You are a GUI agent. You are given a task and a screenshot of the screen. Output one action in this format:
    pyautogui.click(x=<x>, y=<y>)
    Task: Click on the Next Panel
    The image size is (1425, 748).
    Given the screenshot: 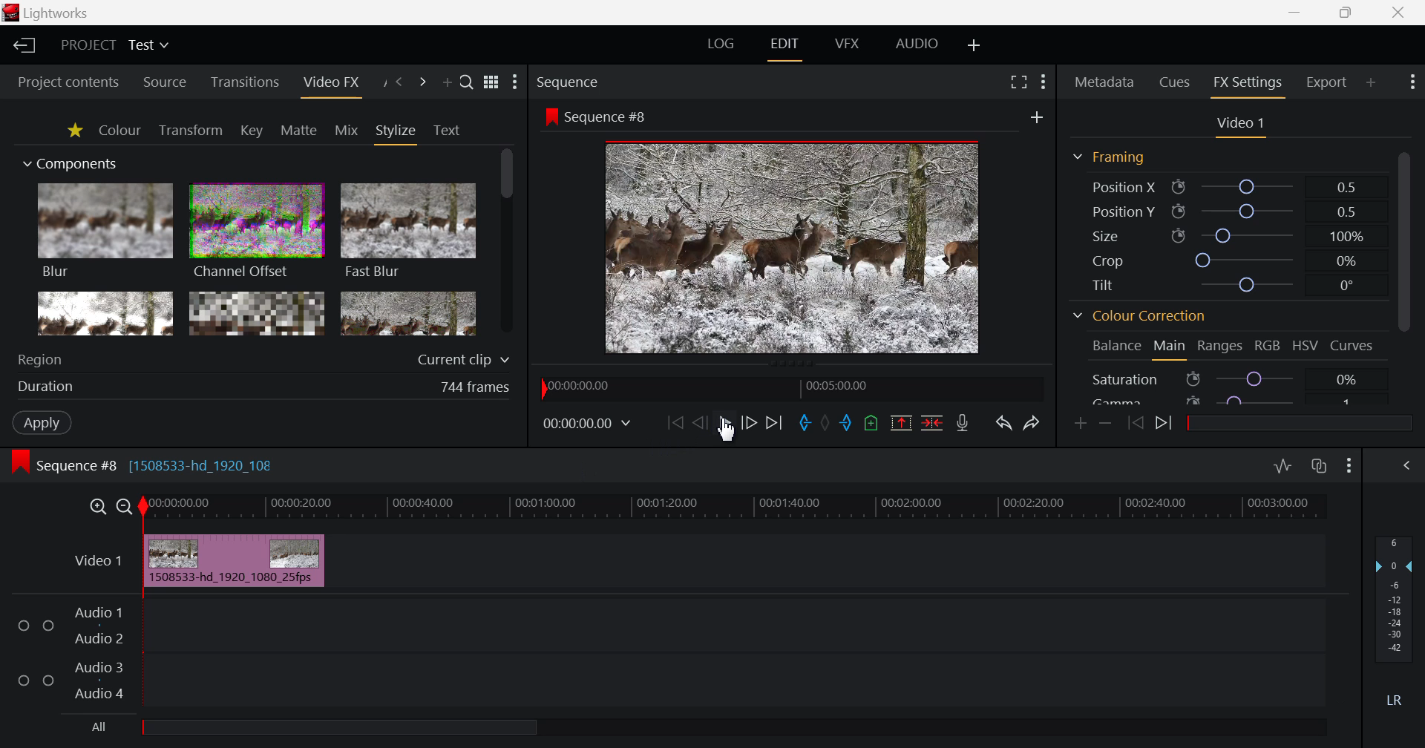 What is the action you would take?
    pyautogui.click(x=420, y=82)
    